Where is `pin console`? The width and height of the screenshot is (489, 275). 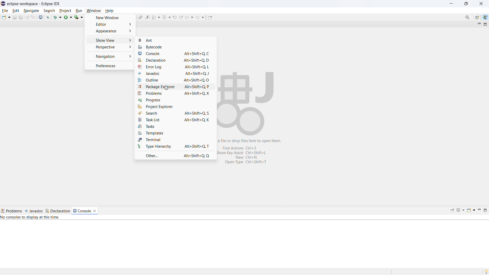 pin console is located at coordinates (452, 210).